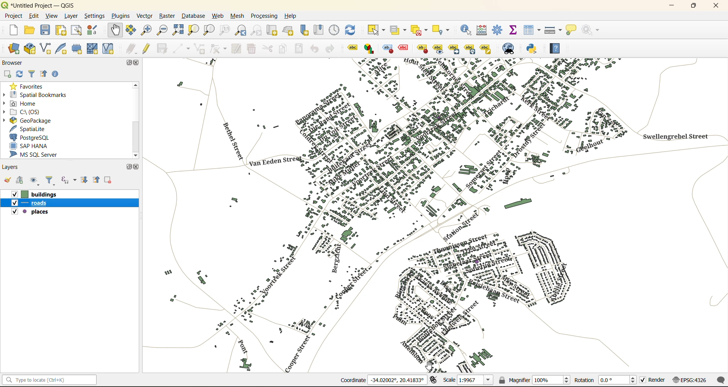  I want to click on edits, so click(132, 48).